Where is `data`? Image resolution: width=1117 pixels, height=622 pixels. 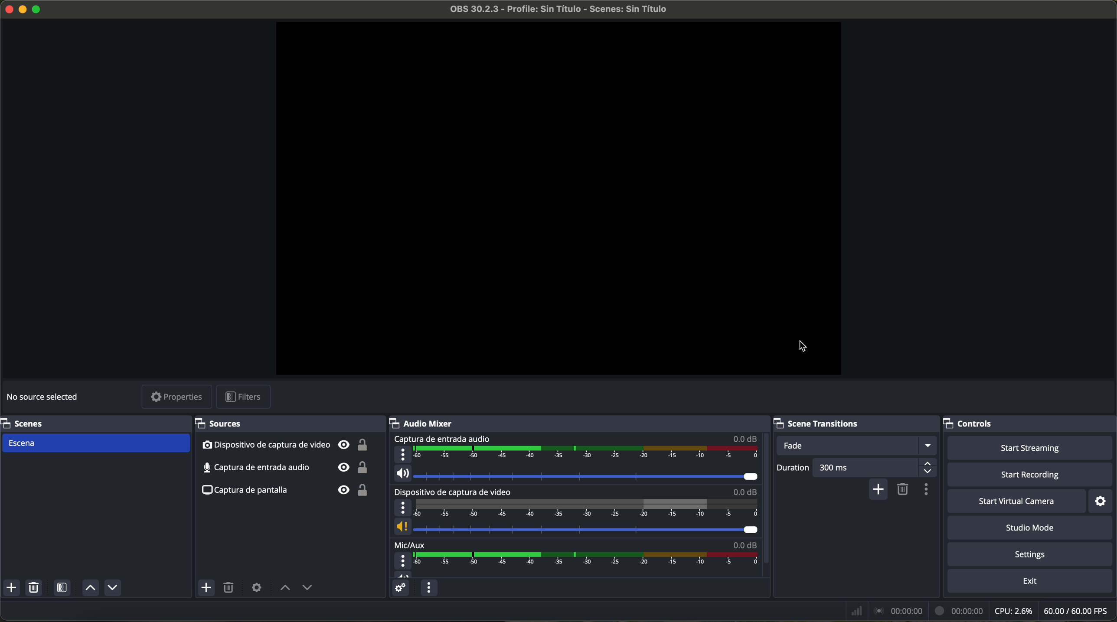
data is located at coordinates (978, 611).